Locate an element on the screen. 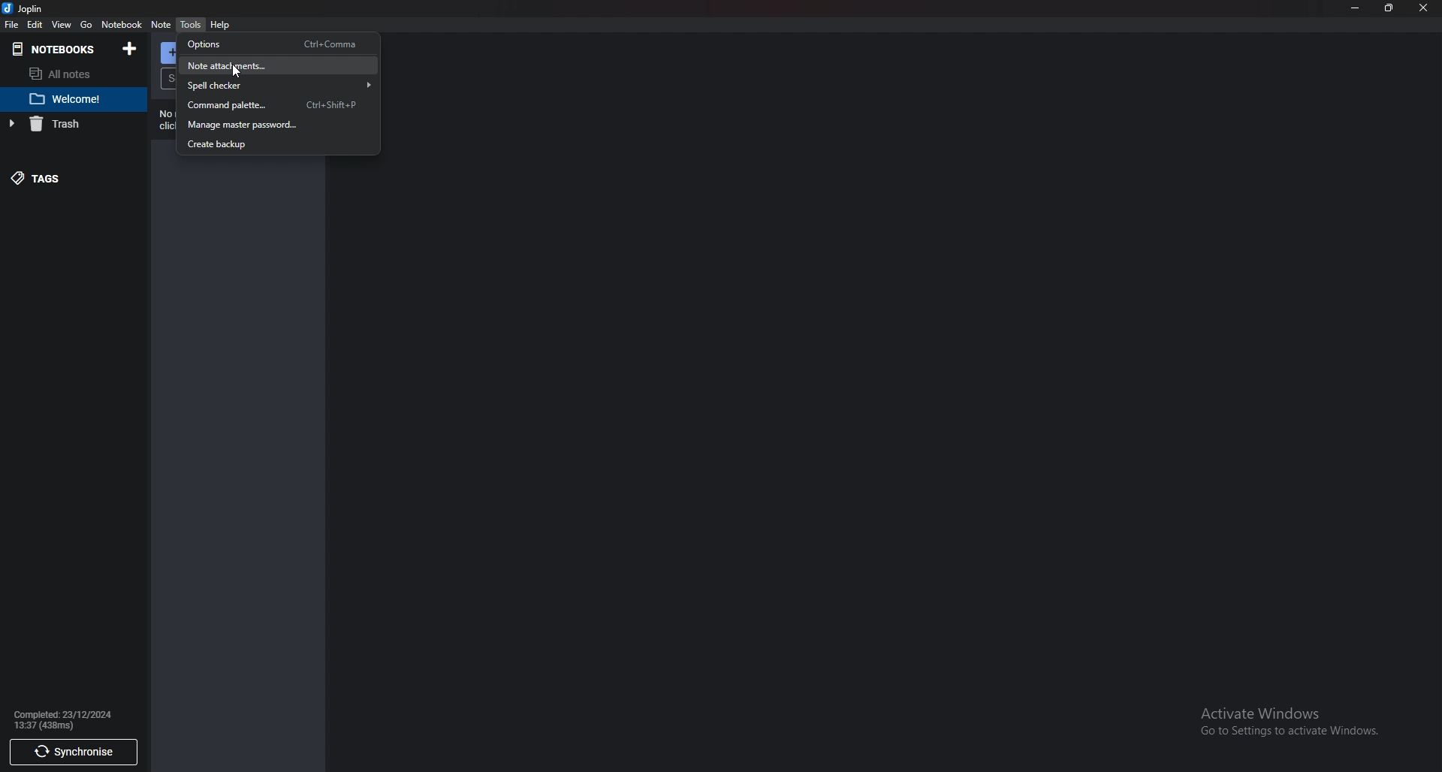  Resize is located at coordinates (1387, 8).